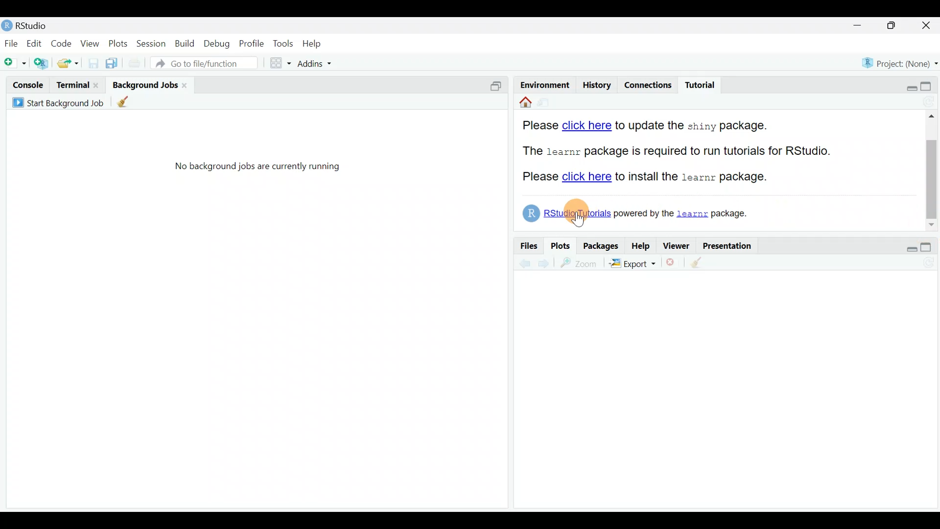 The width and height of the screenshot is (940, 529). I want to click on Close, so click(927, 26).